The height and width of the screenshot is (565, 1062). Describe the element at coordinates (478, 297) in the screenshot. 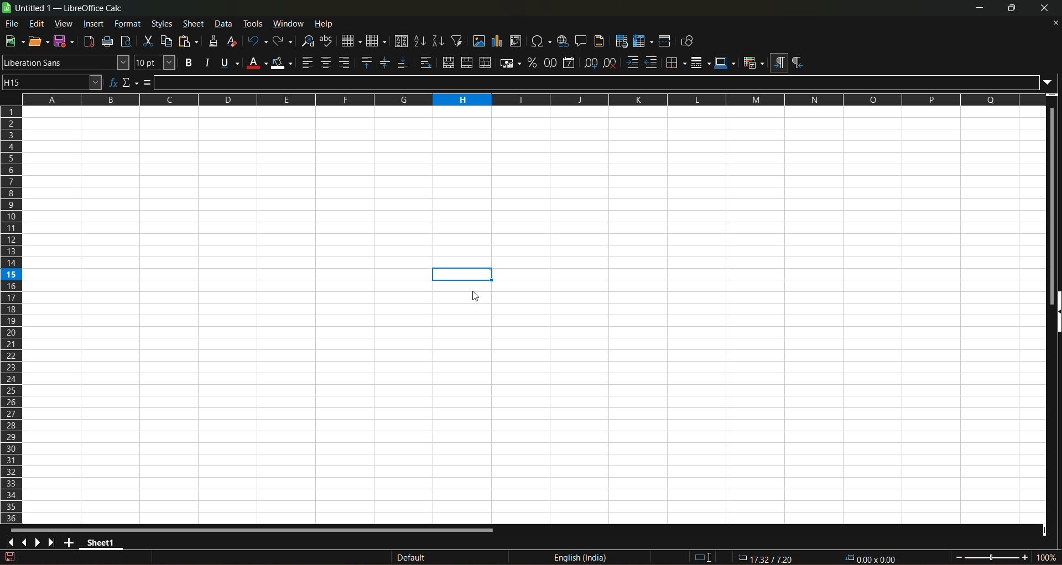

I see `cursor` at that location.